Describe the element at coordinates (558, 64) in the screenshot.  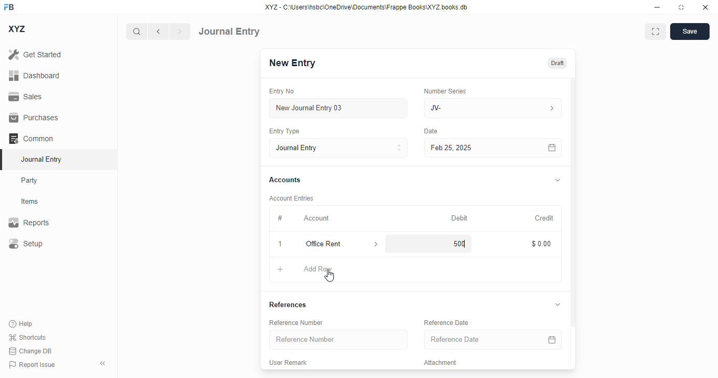
I see `draft` at that location.